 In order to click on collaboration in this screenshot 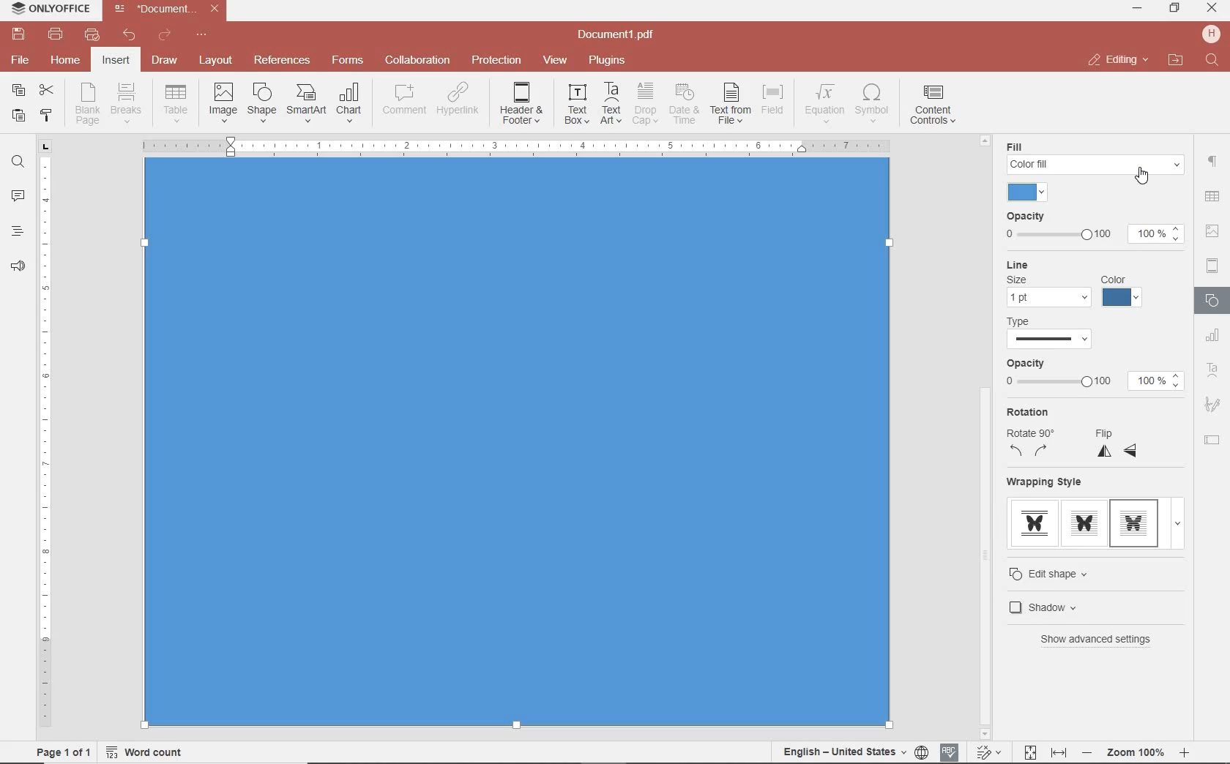, I will do `click(417, 61)`.